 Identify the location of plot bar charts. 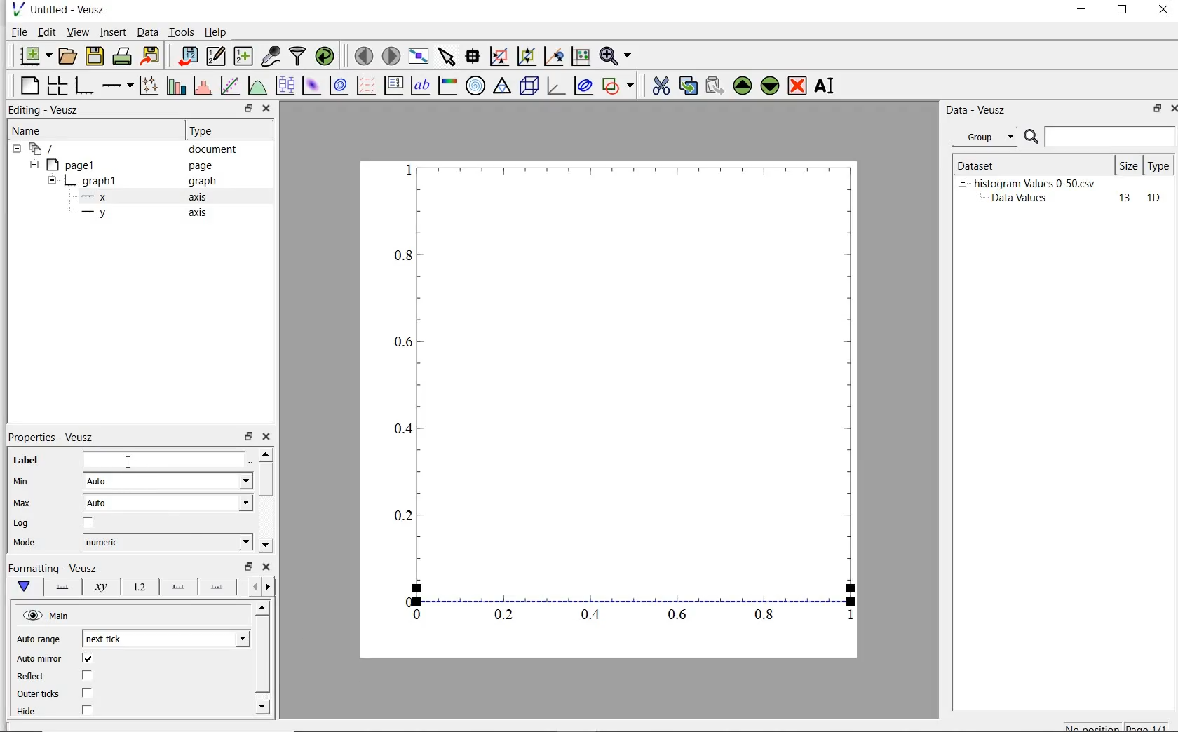
(176, 85).